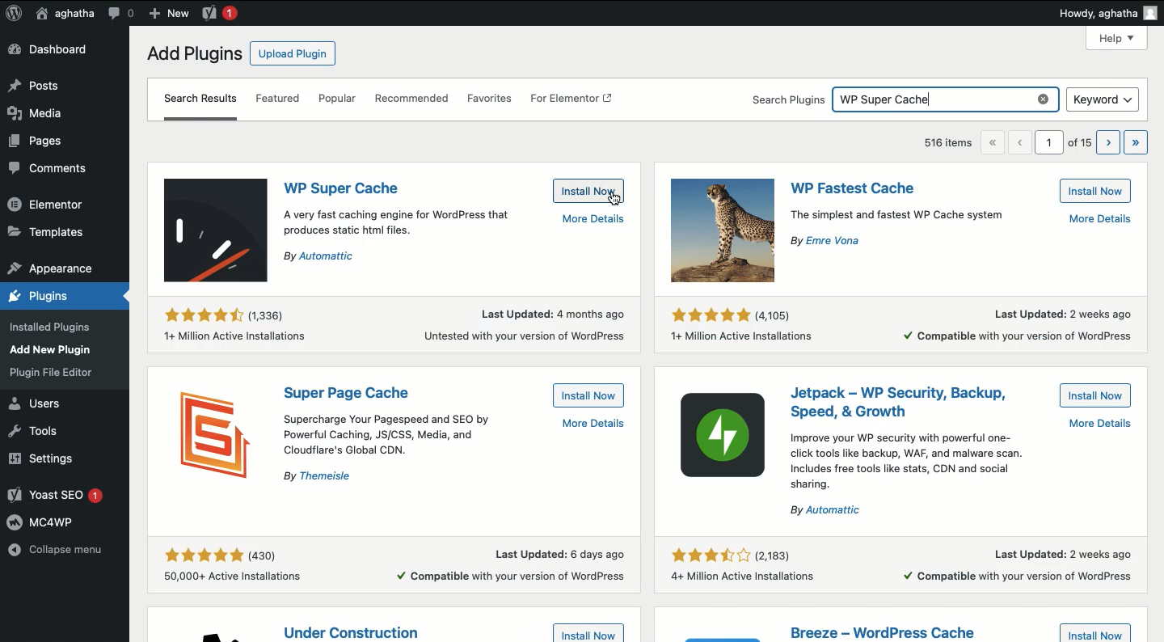 This screenshot has height=642, width=1164. What do you see at coordinates (942, 99) in the screenshot?
I see `WP super cache` at bounding box center [942, 99].